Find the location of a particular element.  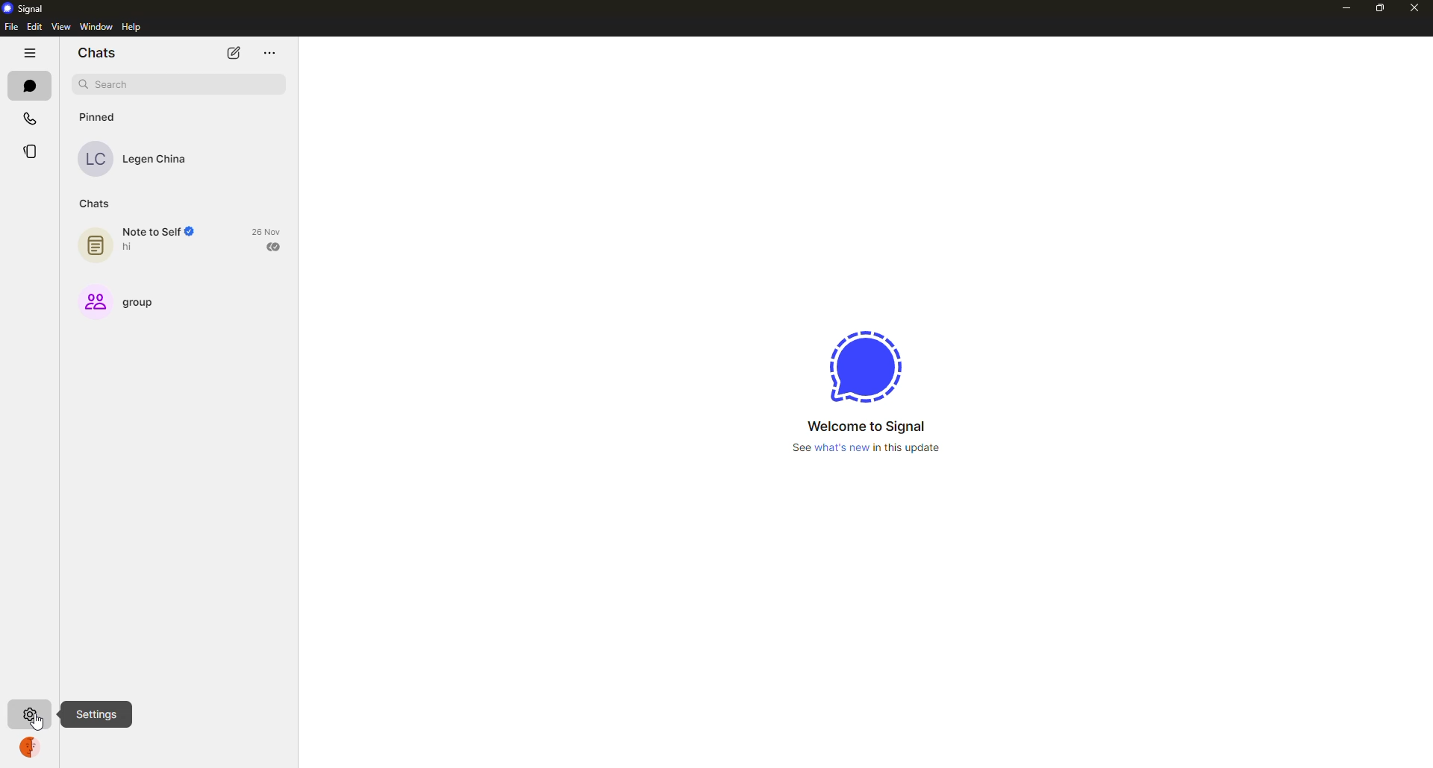

26 Nov is located at coordinates (269, 231).